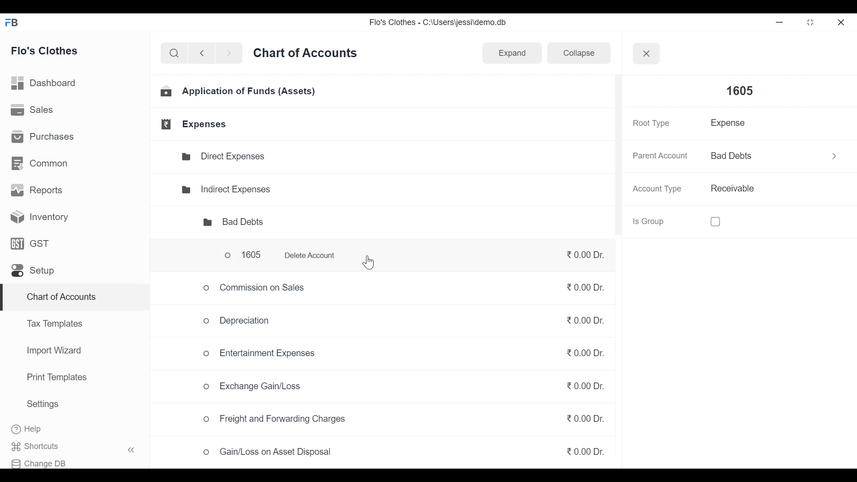 The width and height of the screenshot is (857, 482). What do you see at coordinates (575, 54) in the screenshot?
I see `Collapse` at bounding box center [575, 54].